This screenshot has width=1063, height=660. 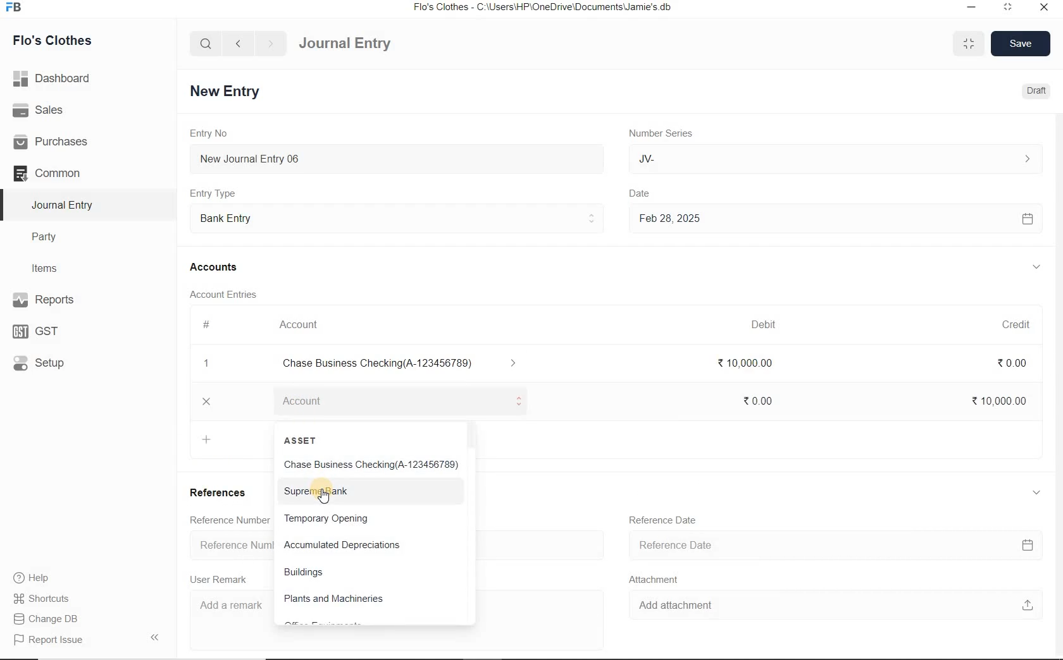 What do you see at coordinates (1008, 6) in the screenshot?
I see `maximize` at bounding box center [1008, 6].